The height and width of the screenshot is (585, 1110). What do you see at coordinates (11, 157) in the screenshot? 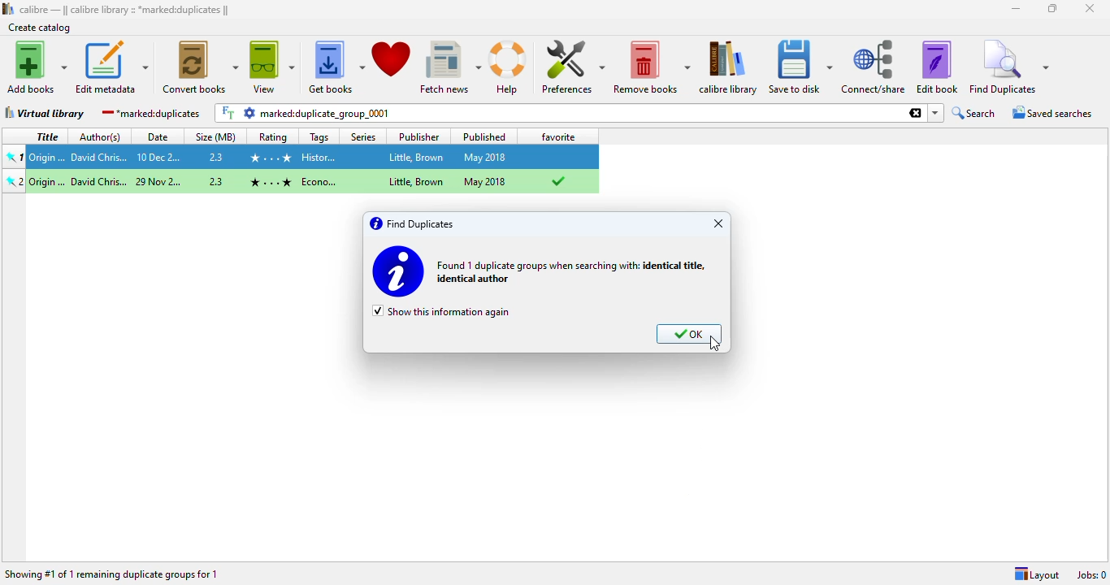
I see `pinned book 1` at bounding box center [11, 157].